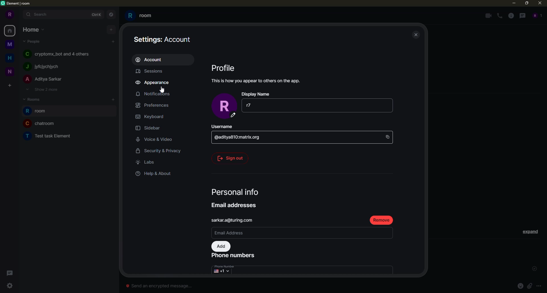  I want to click on close, so click(541, 3).